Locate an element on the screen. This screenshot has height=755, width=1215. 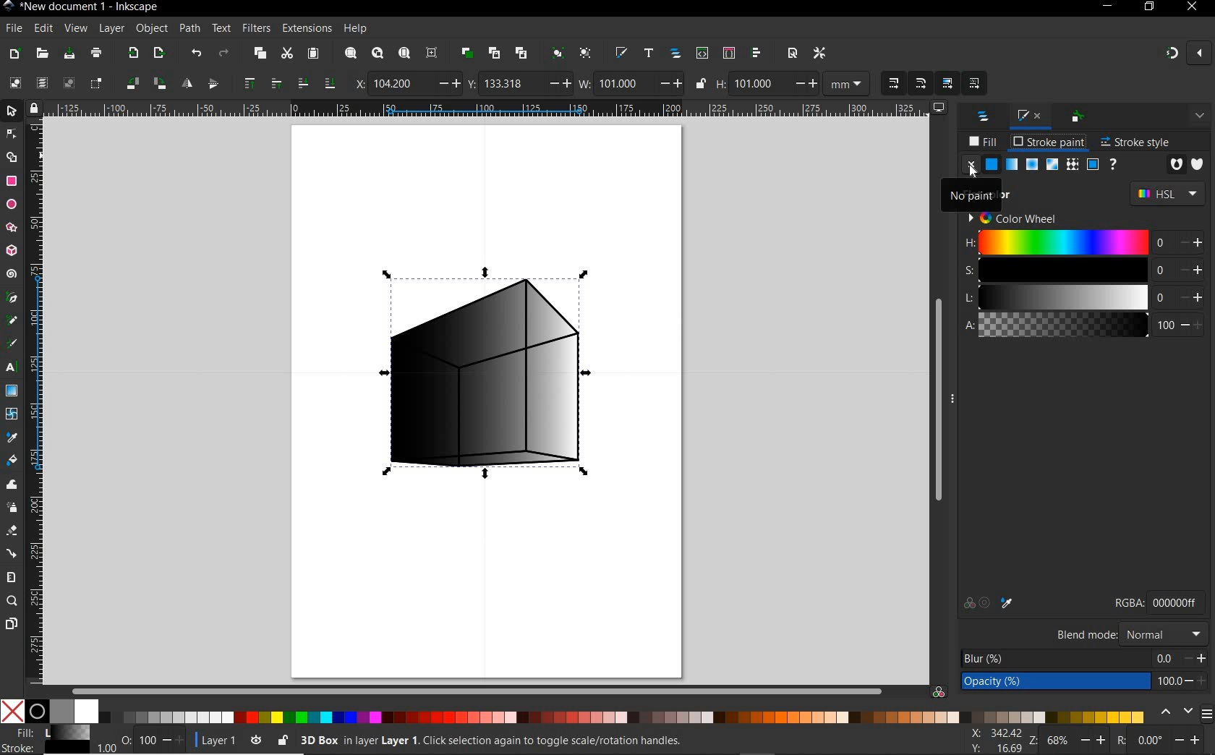
0 is located at coordinates (1151, 741).